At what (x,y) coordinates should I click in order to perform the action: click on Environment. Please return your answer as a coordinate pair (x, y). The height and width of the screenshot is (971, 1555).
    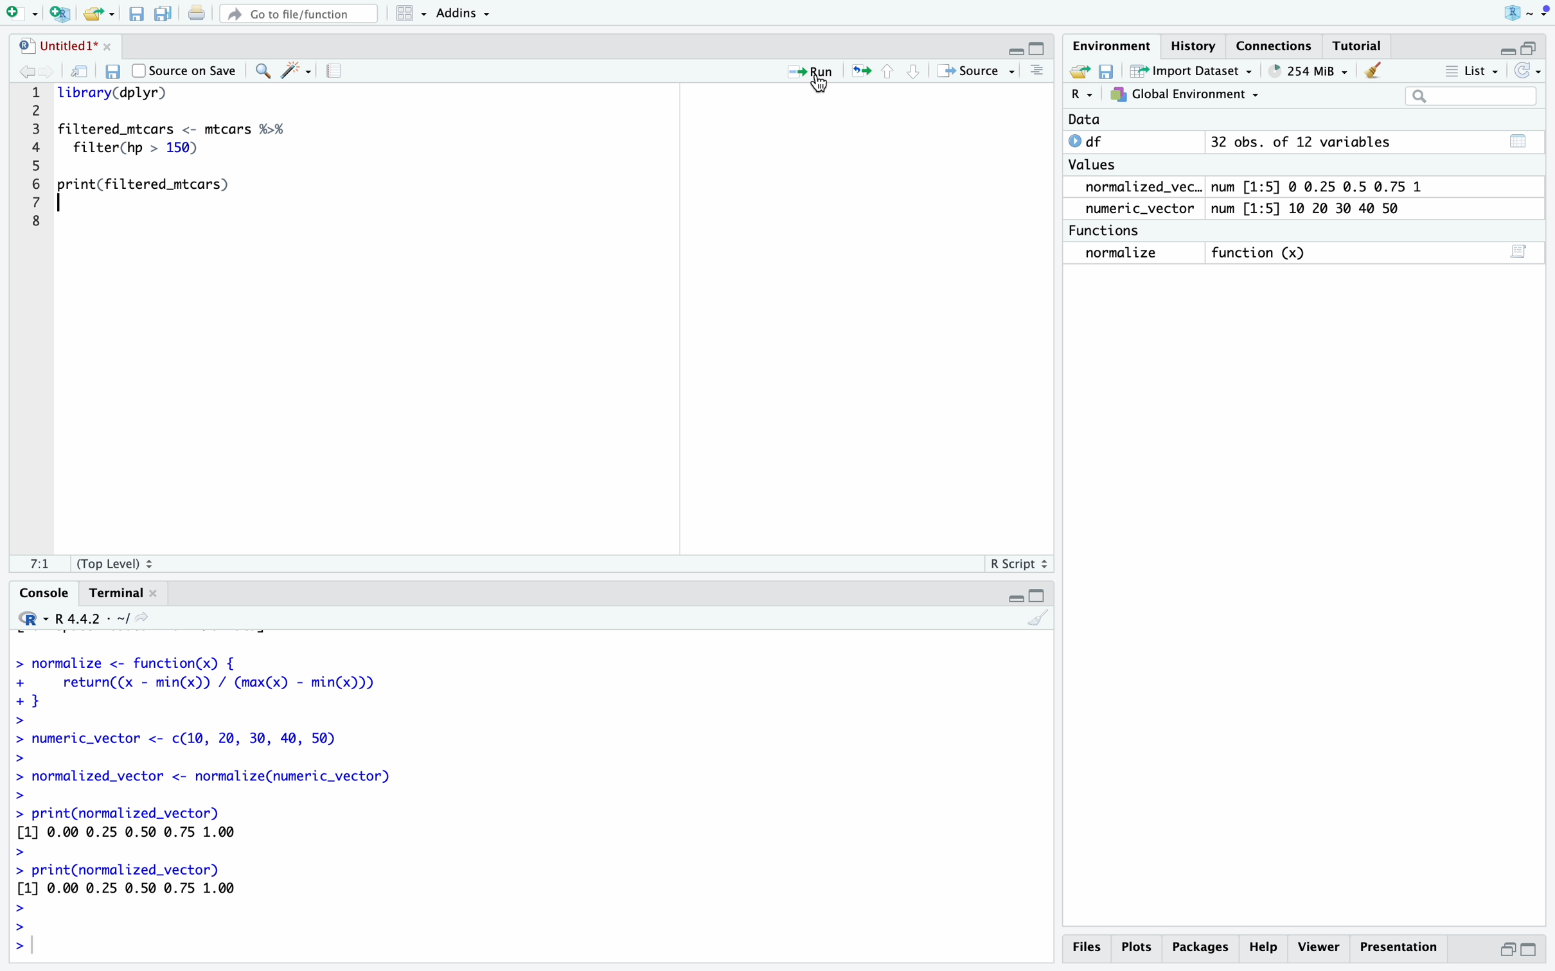
    Looking at the image, I should click on (1112, 48).